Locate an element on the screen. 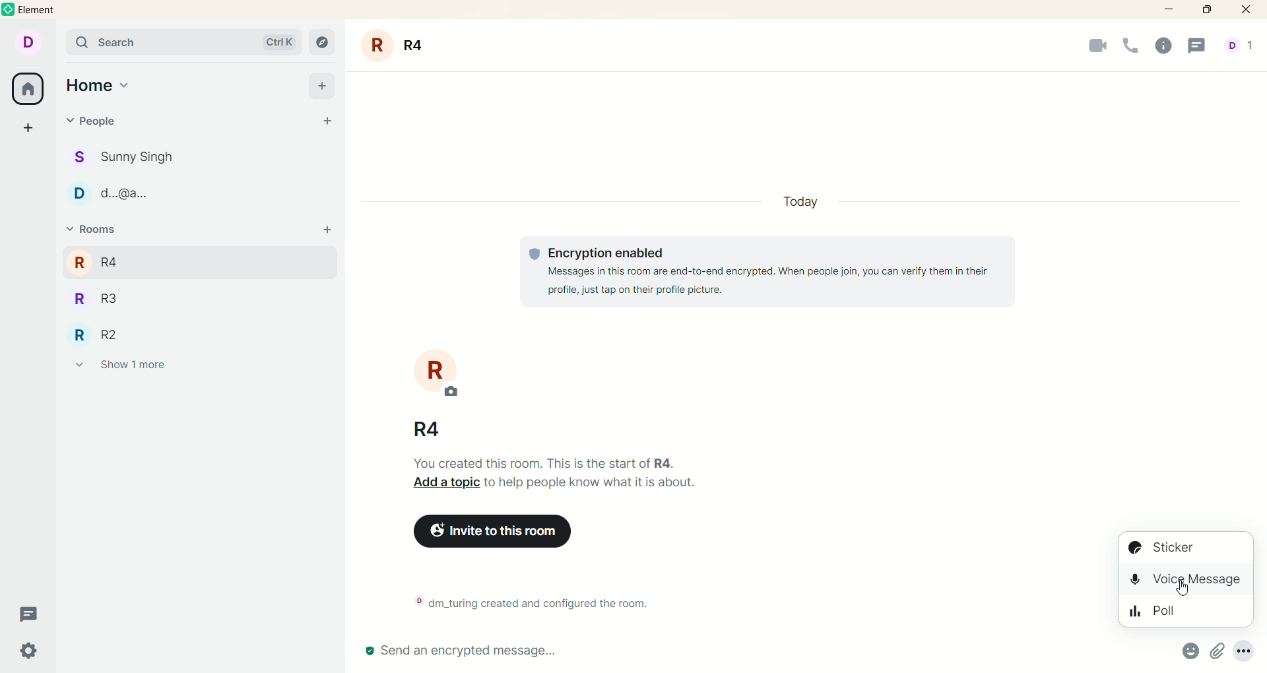 This screenshot has height=673, width=1267. voice message is located at coordinates (1187, 585).